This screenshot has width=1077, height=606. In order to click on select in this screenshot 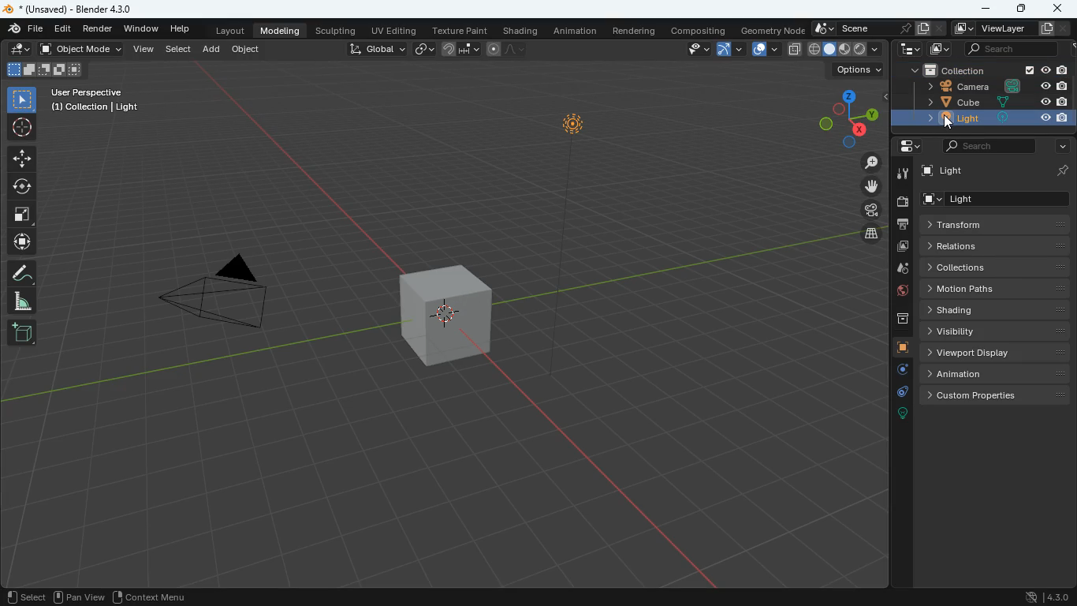, I will do `click(178, 50)`.